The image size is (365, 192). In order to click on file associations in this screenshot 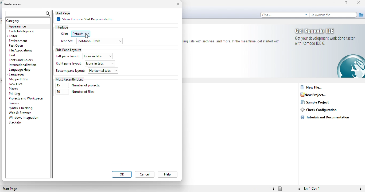, I will do `click(22, 50)`.